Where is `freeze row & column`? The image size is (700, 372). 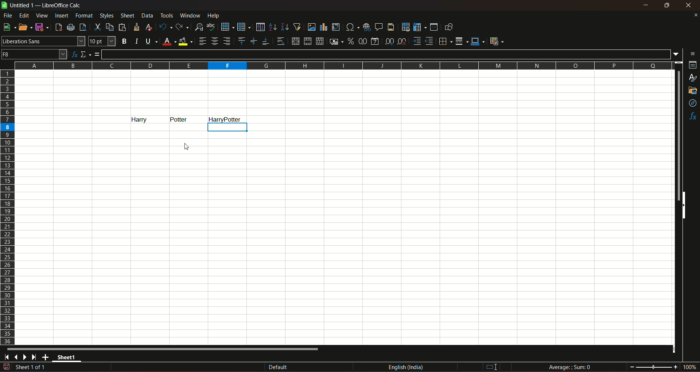
freeze row & column is located at coordinates (420, 27).